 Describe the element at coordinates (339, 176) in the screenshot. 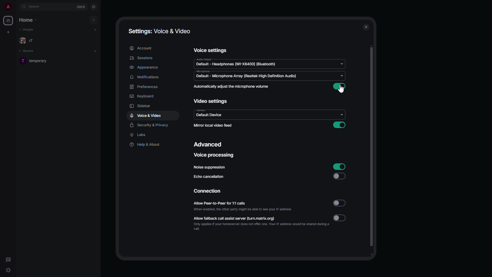

I see `disabled` at that location.